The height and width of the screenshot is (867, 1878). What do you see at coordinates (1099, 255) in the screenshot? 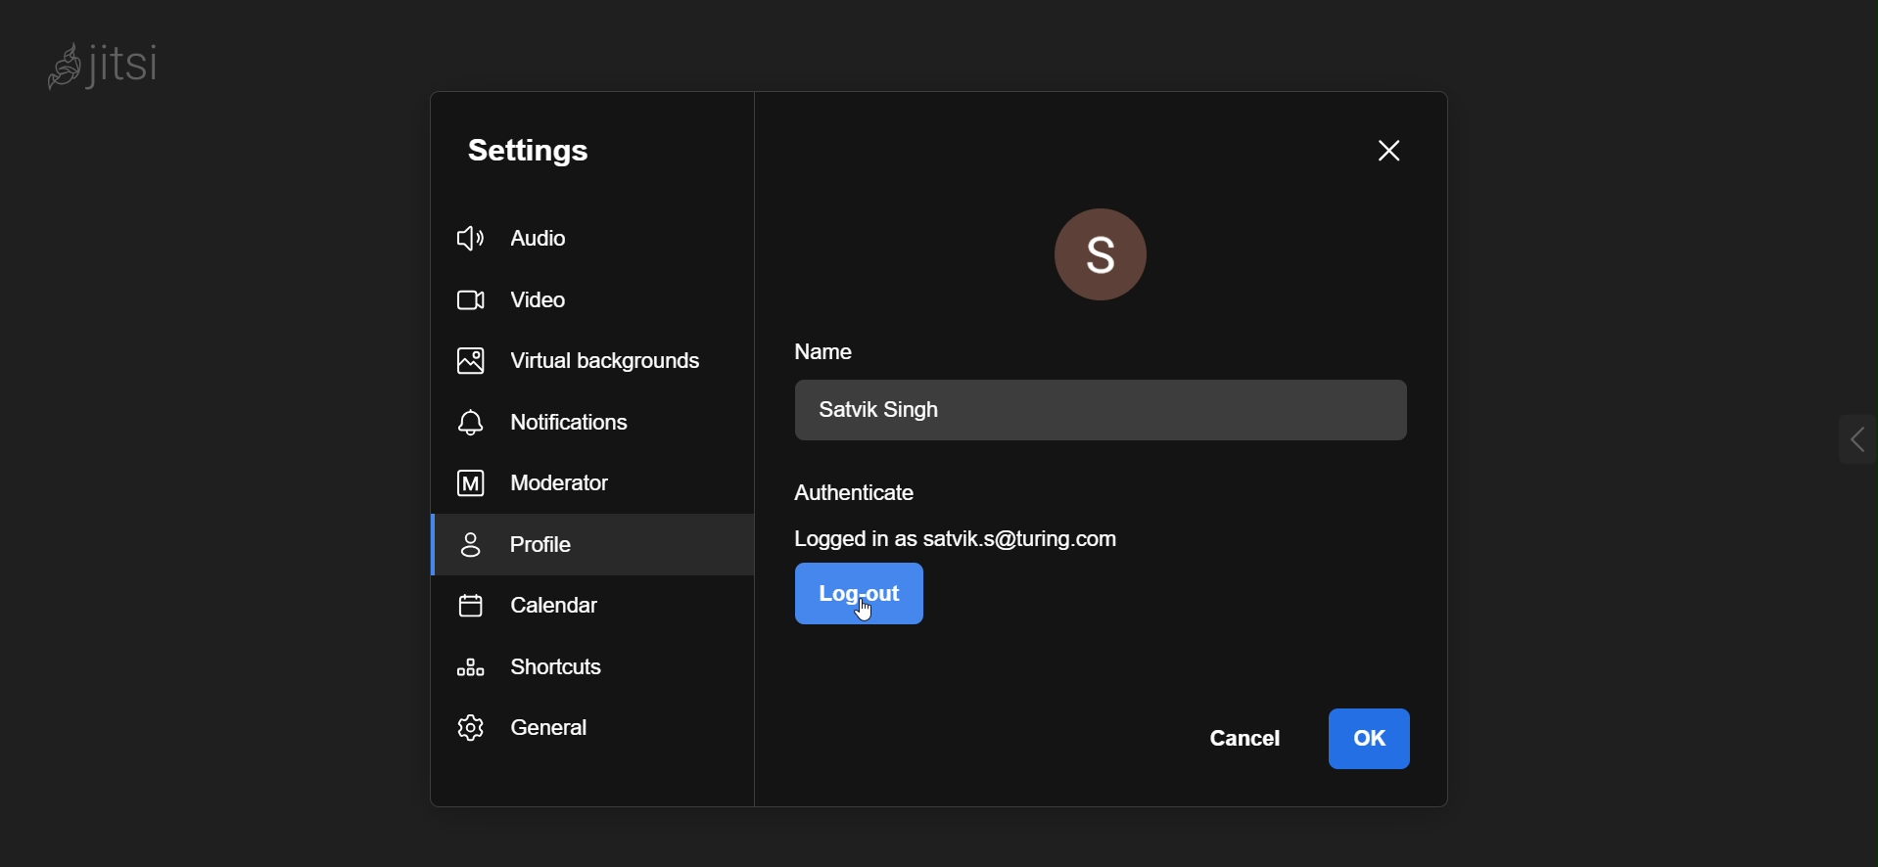
I see `profile picture` at bounding box center [1099, 255].